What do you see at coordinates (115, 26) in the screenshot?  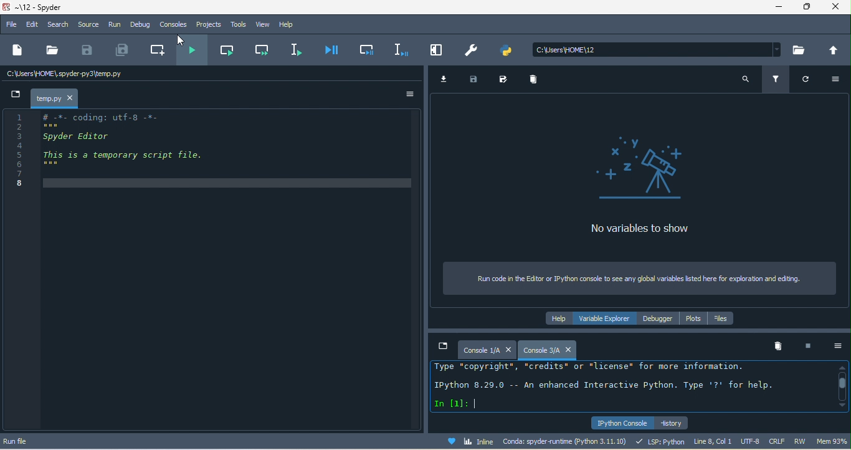 I see `run` at bounding box center [115, 26].